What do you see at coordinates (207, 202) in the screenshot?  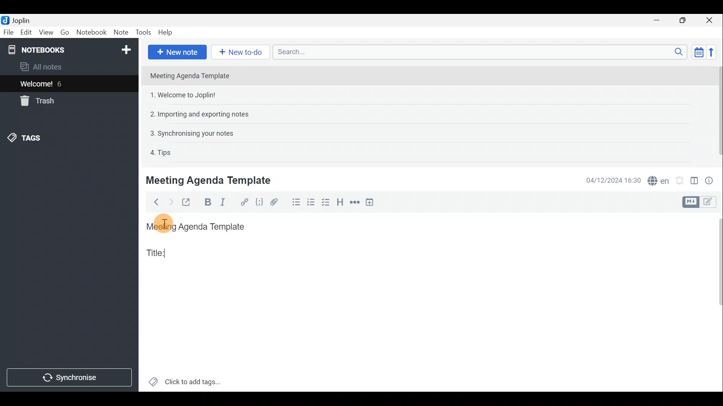 I see `Bold` at bounding box center [207, 202].